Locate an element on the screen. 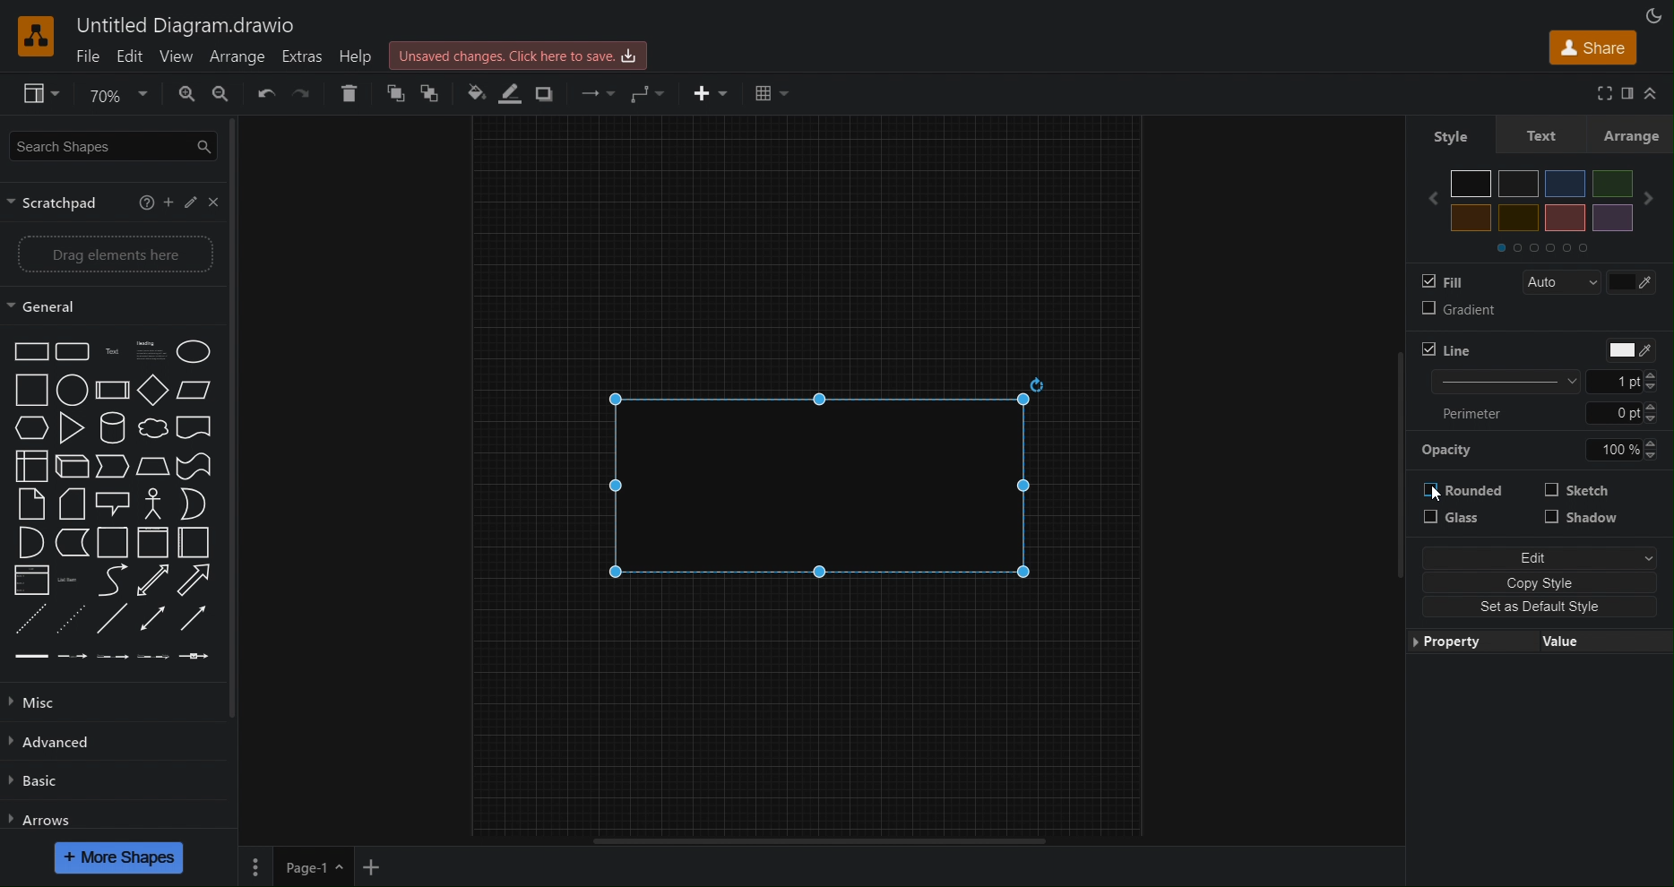 This screenshot has width=1674, height=887. More Shapes is located at coordinates (120, 857).